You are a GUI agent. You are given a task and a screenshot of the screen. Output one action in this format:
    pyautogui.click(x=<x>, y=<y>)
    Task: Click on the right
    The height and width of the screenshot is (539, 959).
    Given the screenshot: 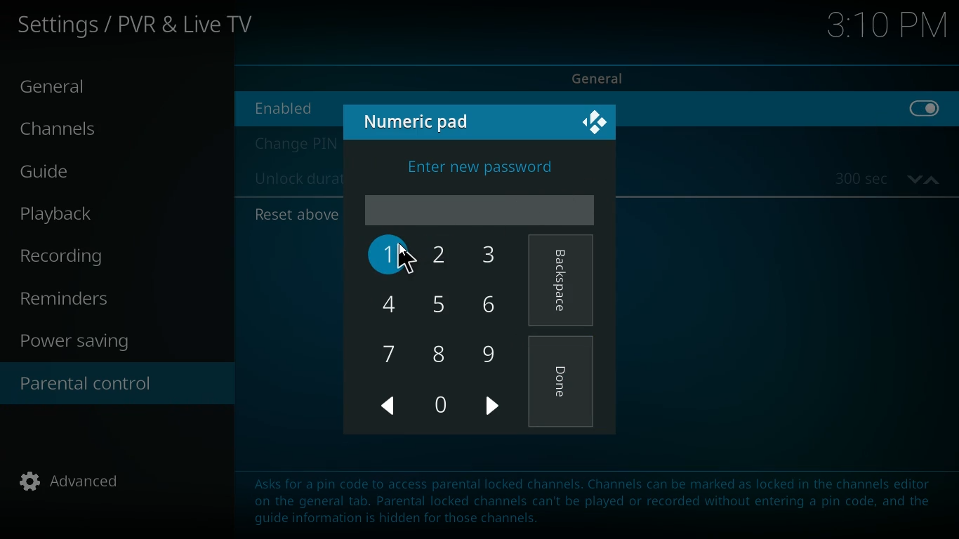 What is the action you would take?
    pyautogui.click(x=494, y=408)
    